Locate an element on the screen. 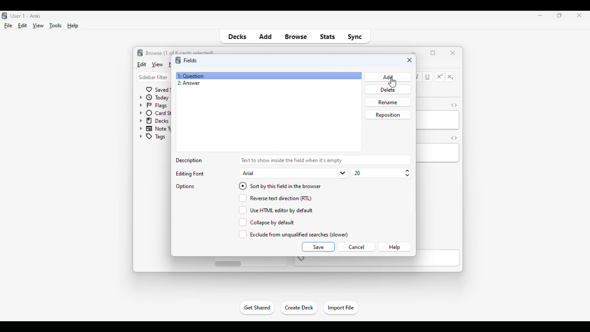 The width and height of the screenshot is (590, 332). maximize is located at coordinates (433, 53).